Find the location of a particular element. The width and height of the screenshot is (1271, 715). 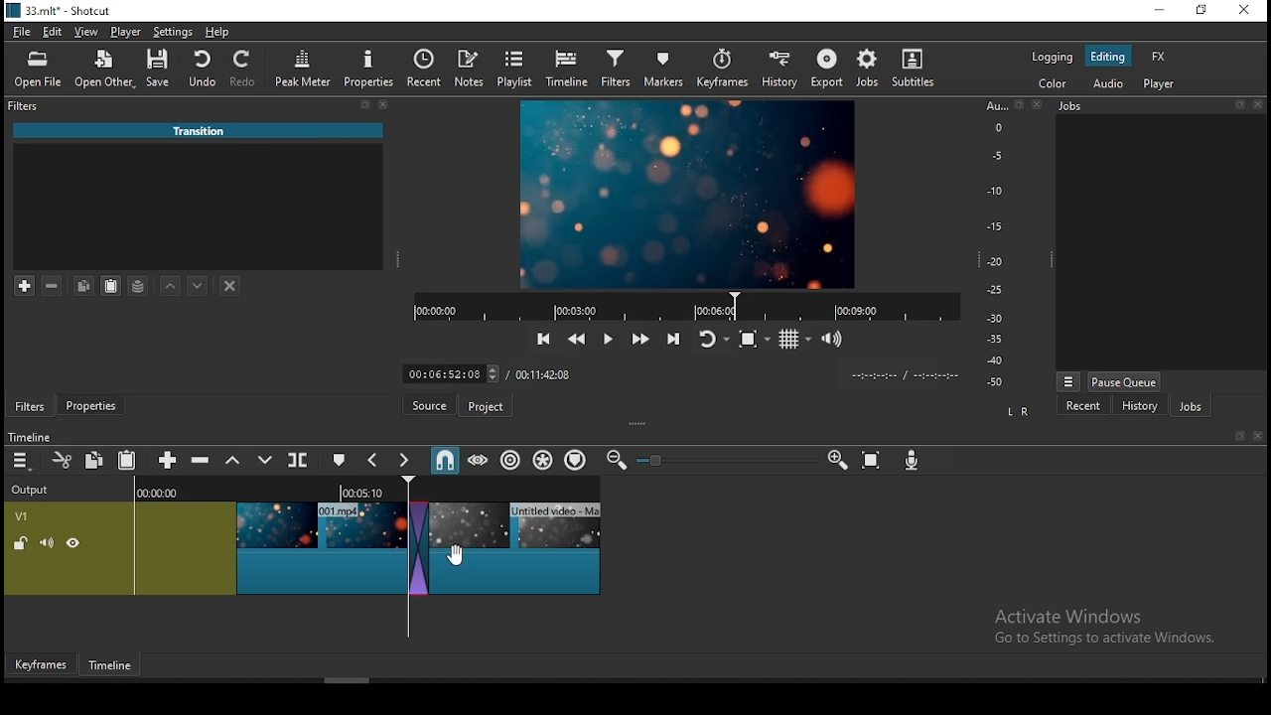

play/pause is located at coordinates (607, 336).